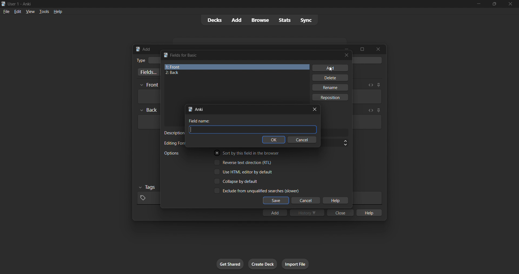 Image resolution: width=519 pixels, height=274 pixels. I want to click on tools, so click(44, 11).